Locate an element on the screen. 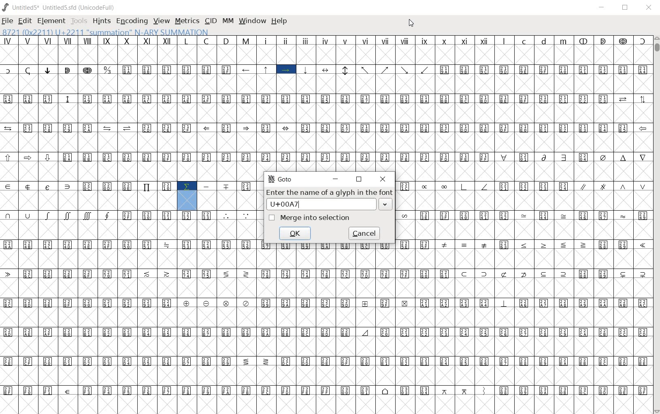  empty cells is located at coordinates (89, 201).